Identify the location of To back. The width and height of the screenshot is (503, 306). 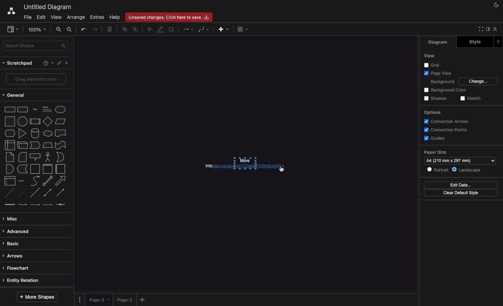
(135, 30).